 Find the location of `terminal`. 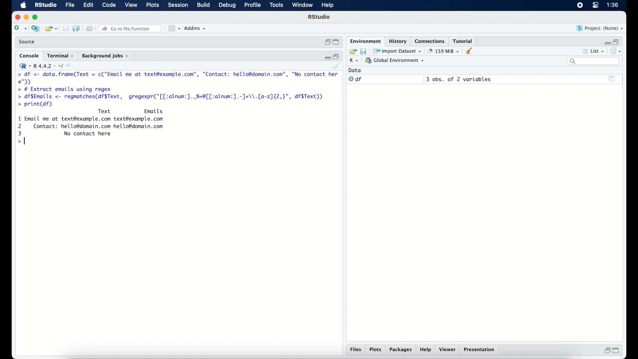

terminal is located at coordinates (60, 56).